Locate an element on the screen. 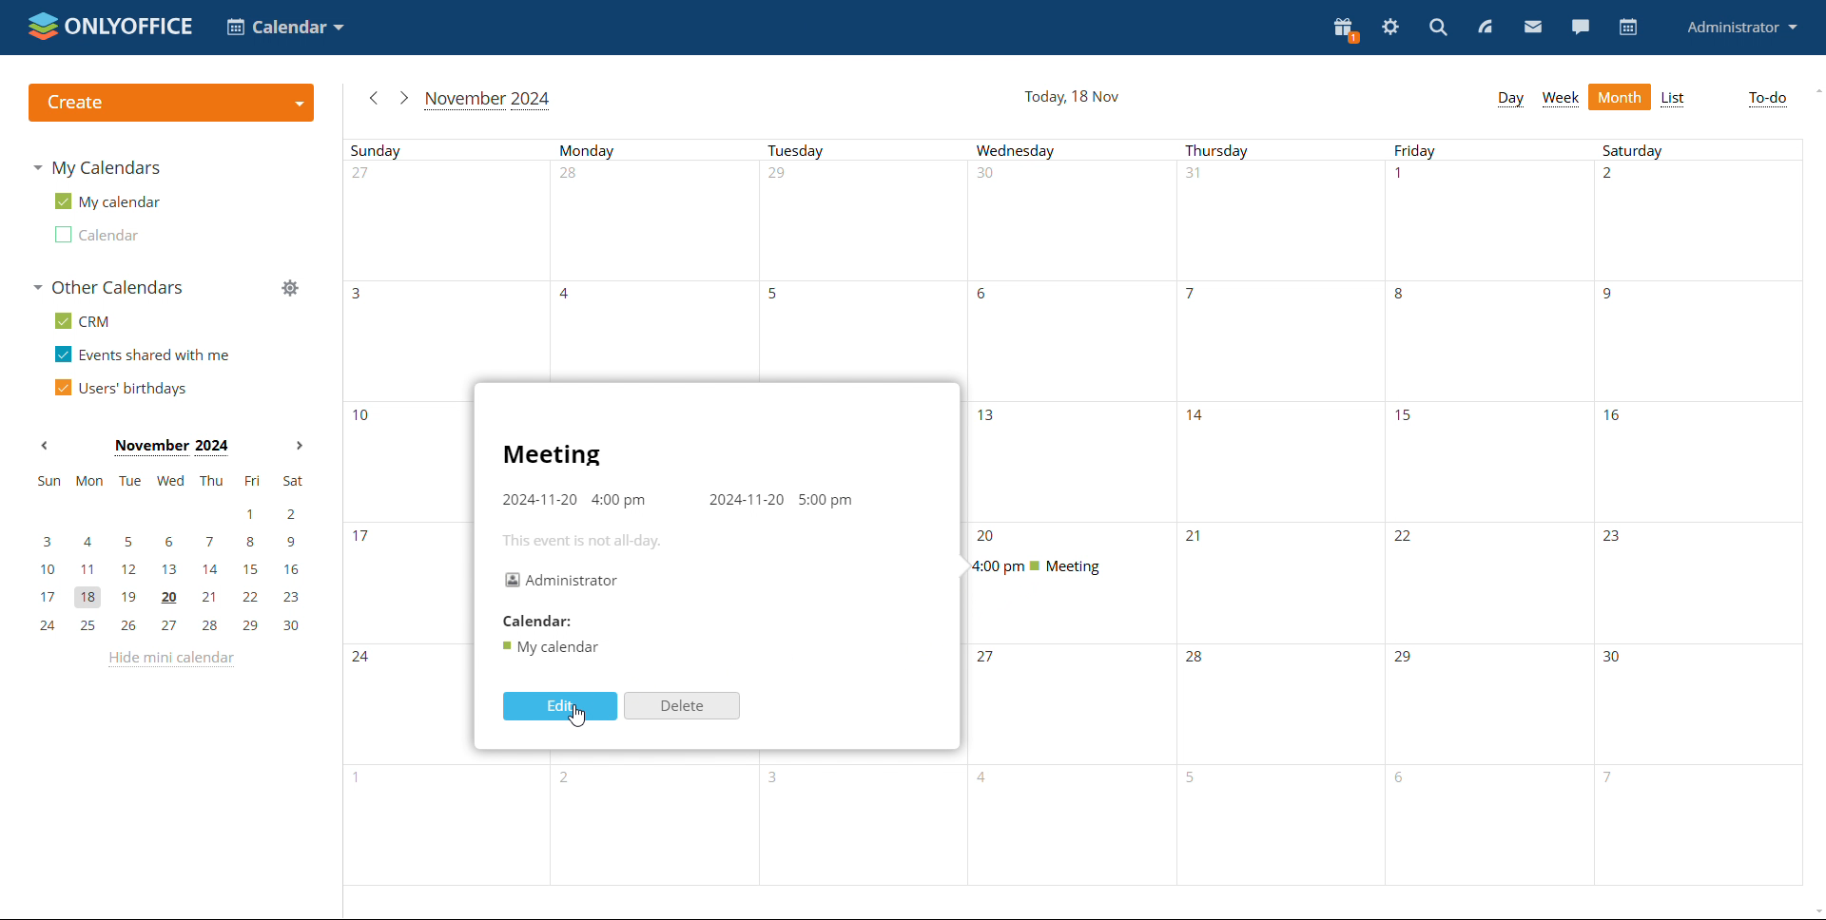  scroll down is located at coordinates (1815, 911).